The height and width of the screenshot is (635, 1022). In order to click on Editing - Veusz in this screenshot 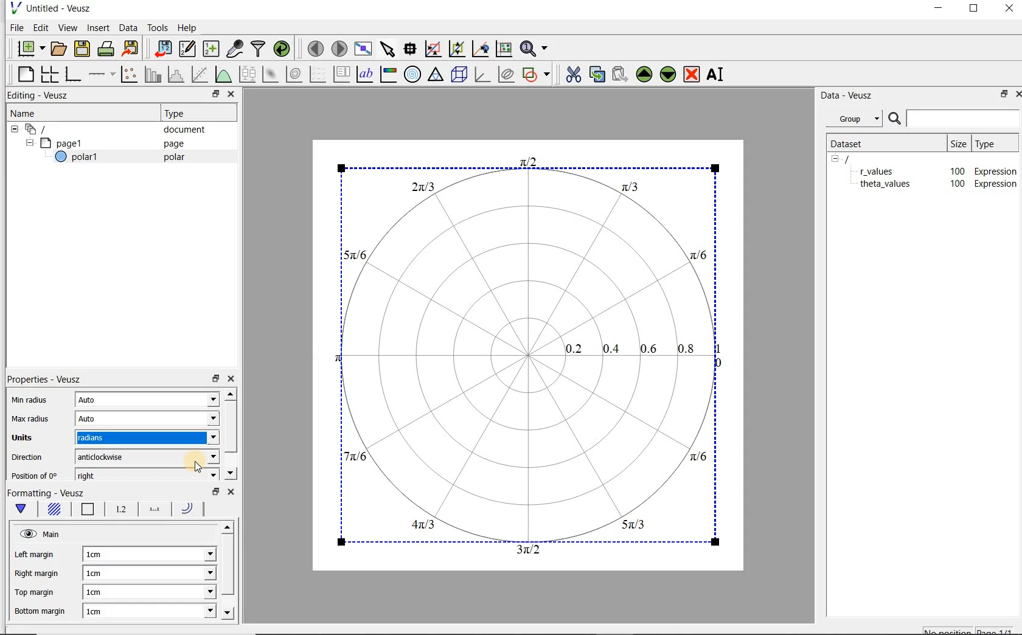, I will do `click(41, 96)`.